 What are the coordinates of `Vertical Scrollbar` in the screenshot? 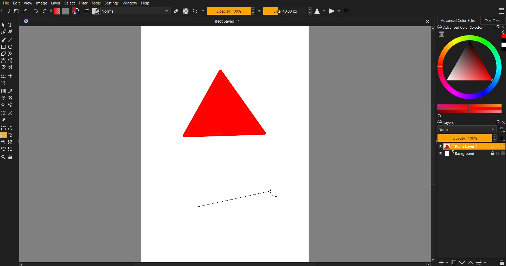 It's located at (433, 210).